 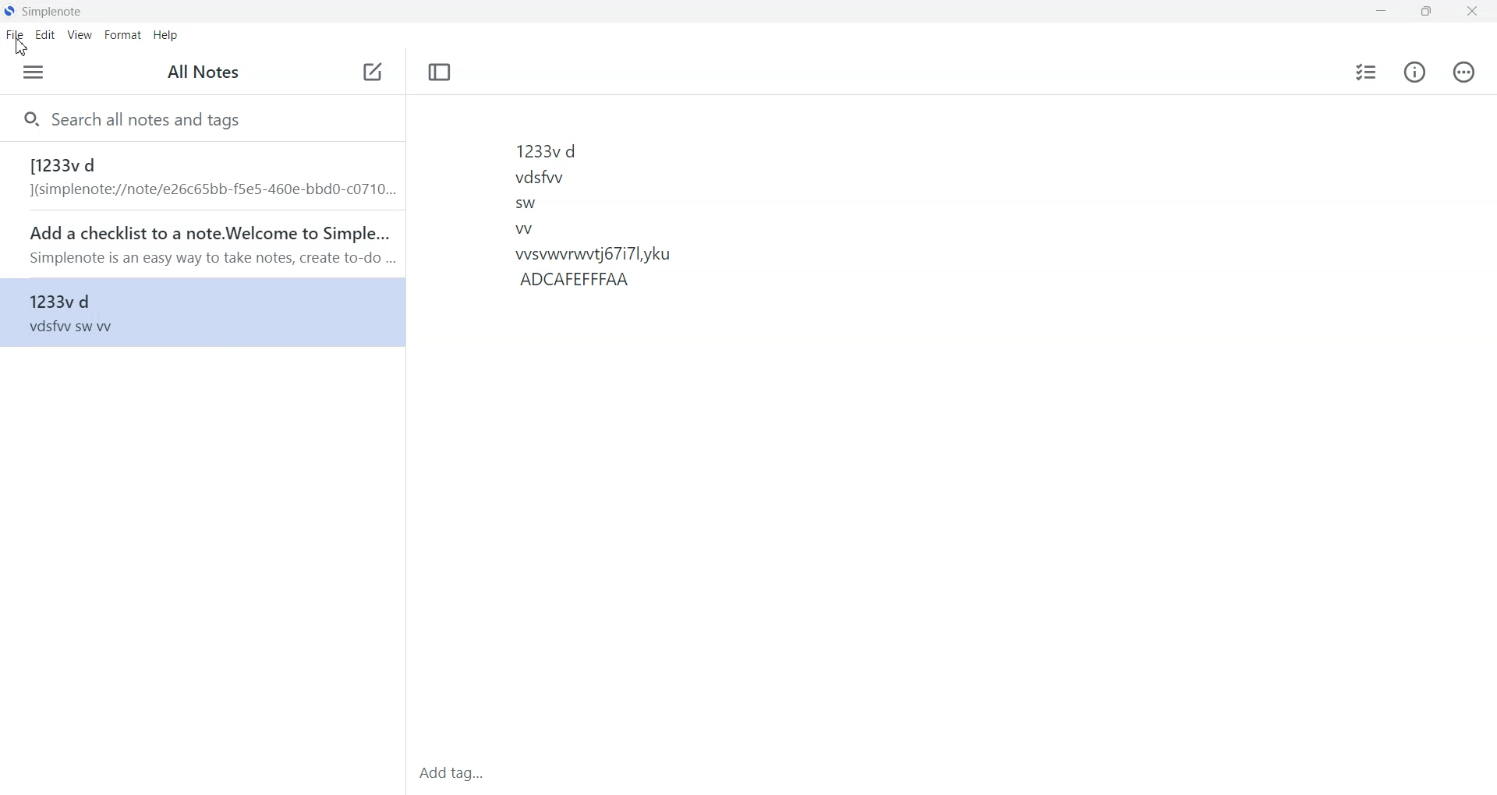 What do you see at coordinates (1381, 12) in the screenshot?
I see `Minimize` at bounding box center [1381, 12].